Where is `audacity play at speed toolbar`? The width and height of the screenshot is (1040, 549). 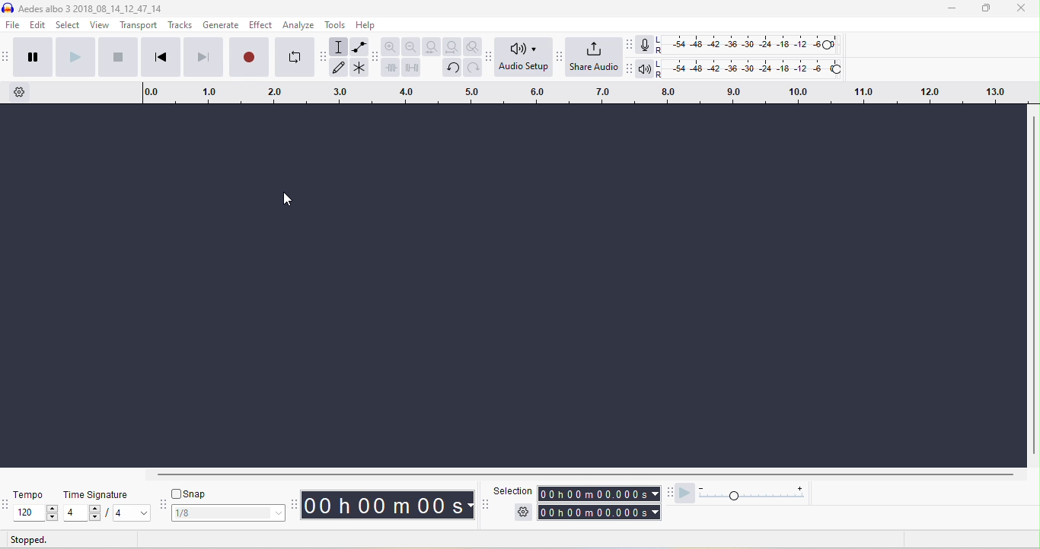
audacity play at speed toolbar is located at coordinates (671, 493).